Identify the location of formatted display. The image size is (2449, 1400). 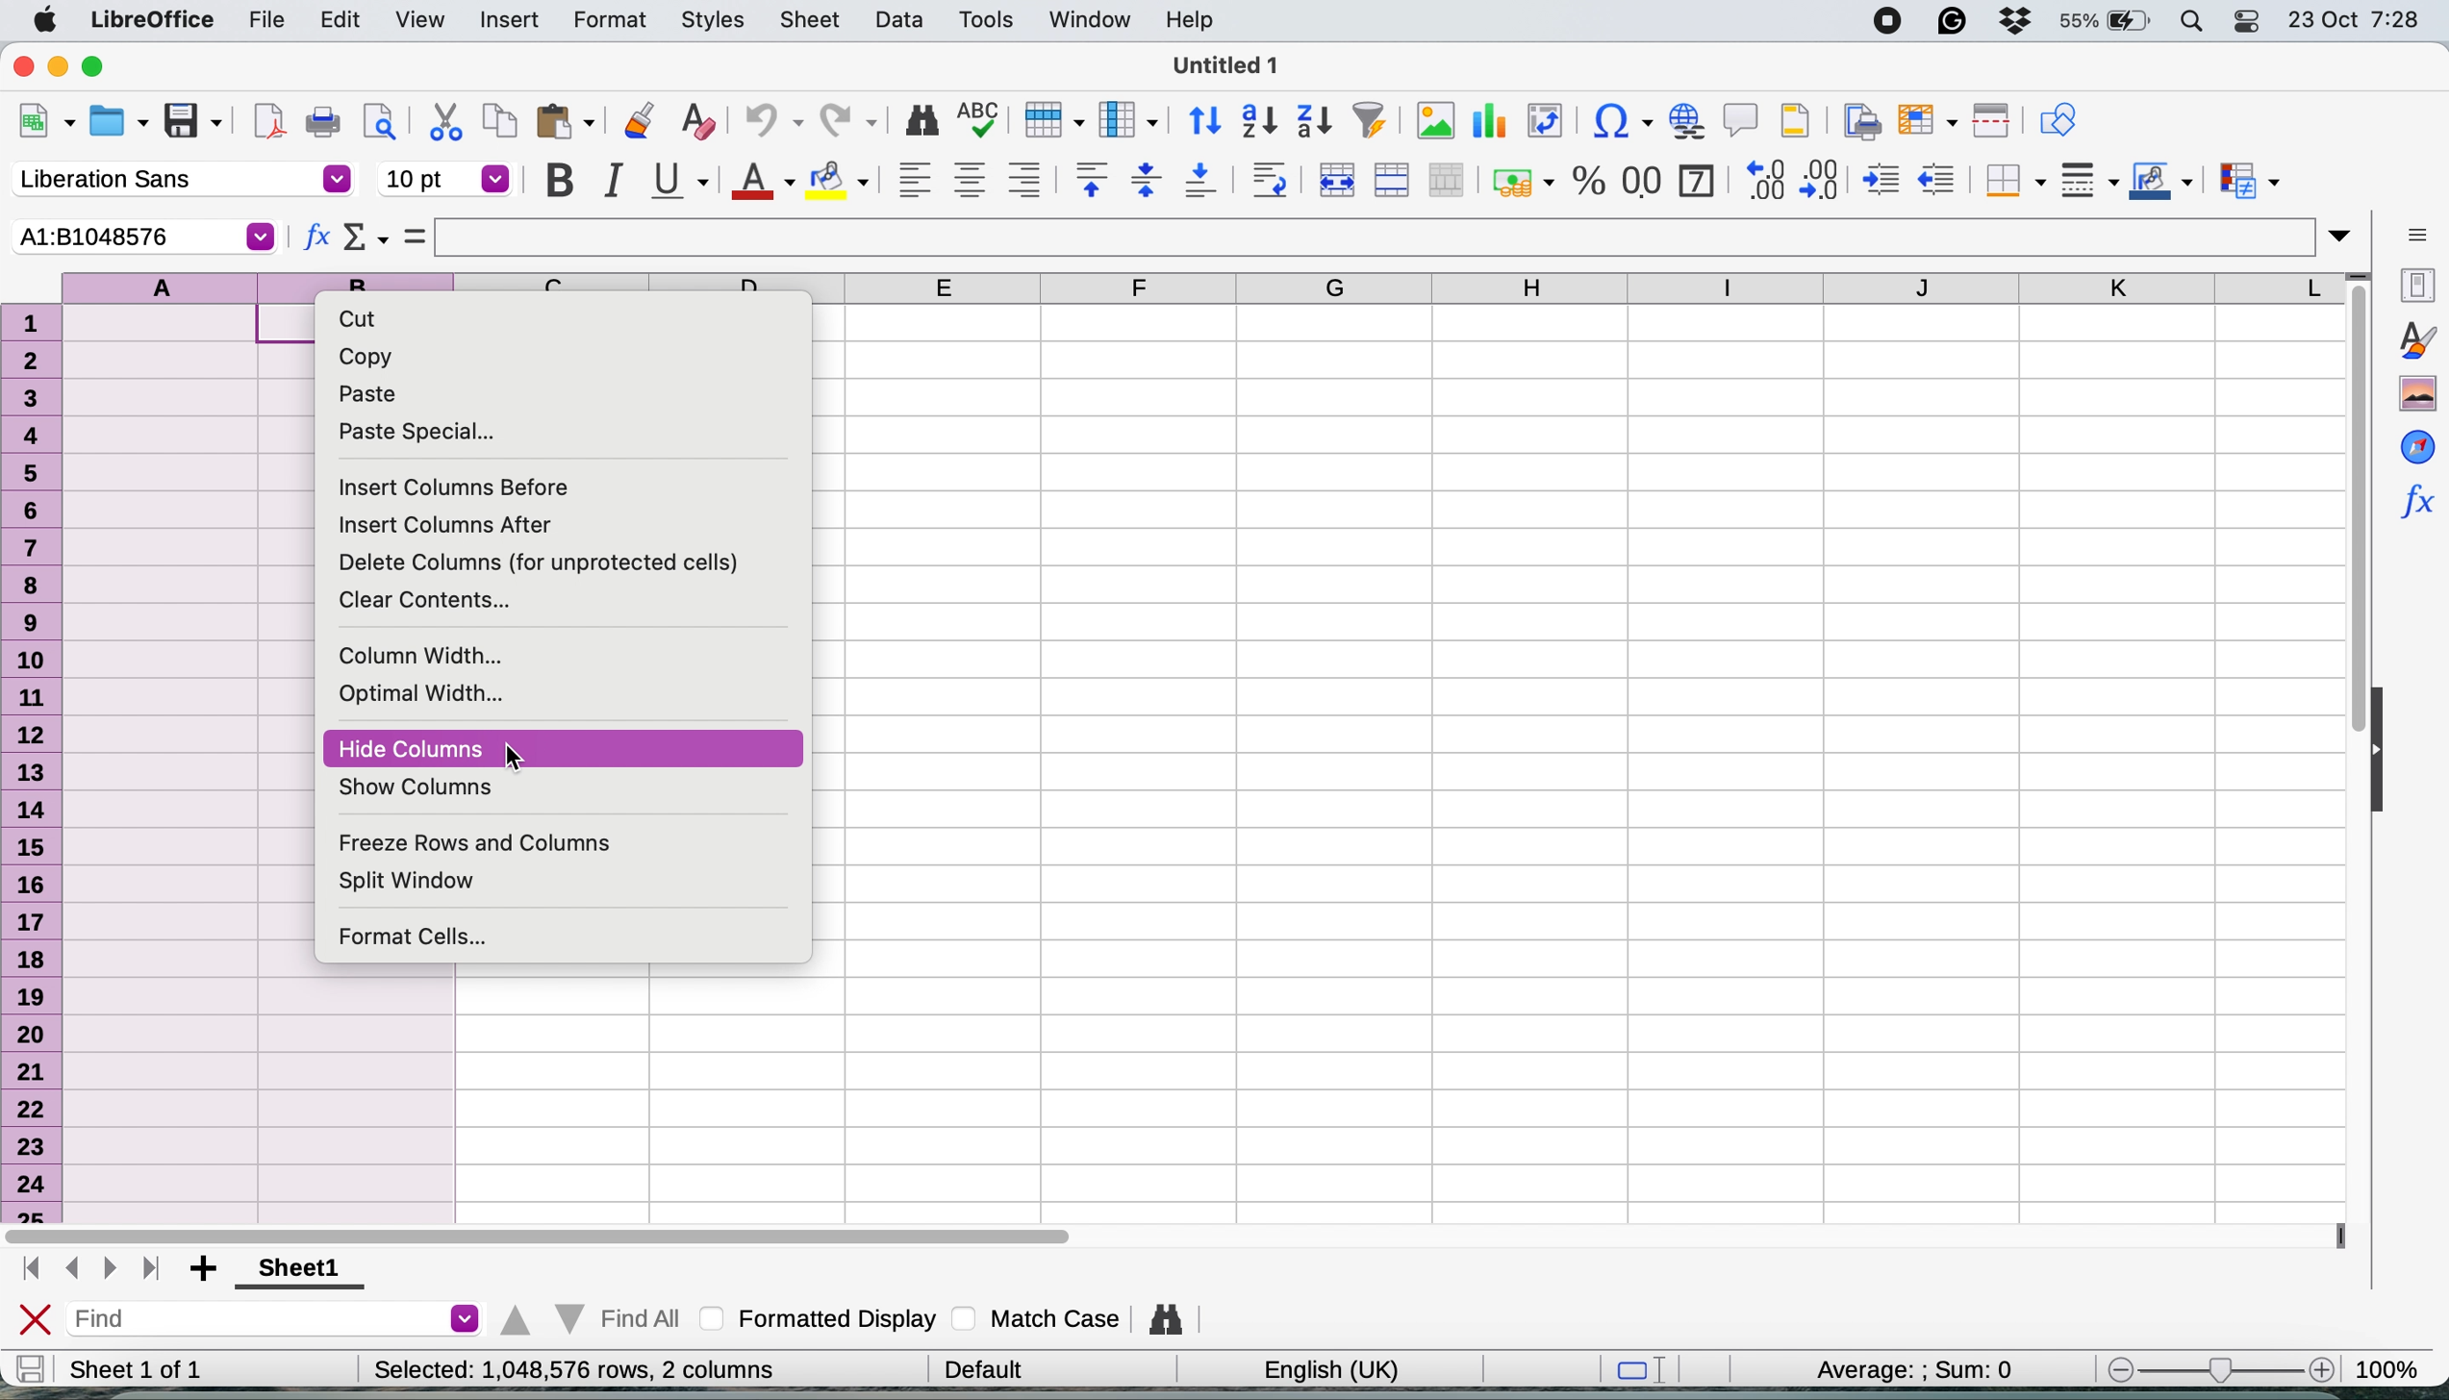
(816, 1320).